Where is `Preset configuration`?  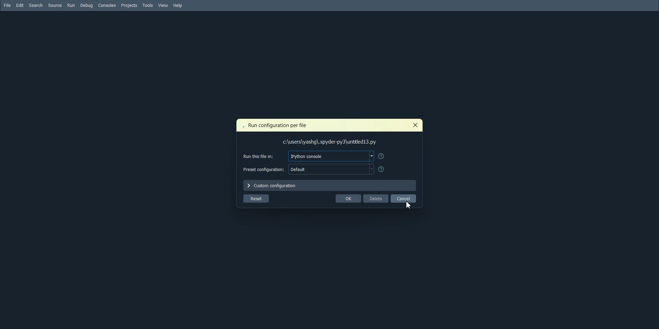 Preset configuration is located at coordinates (308, 170).